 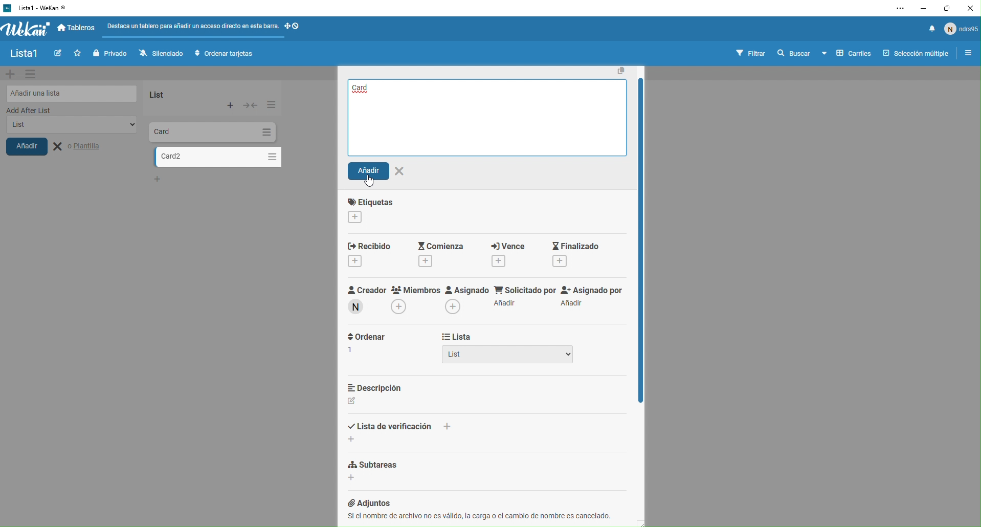 What do you see at coordinates (620, 71) in the screenshot?
I see `Copy` at bounding box center [620, 71].